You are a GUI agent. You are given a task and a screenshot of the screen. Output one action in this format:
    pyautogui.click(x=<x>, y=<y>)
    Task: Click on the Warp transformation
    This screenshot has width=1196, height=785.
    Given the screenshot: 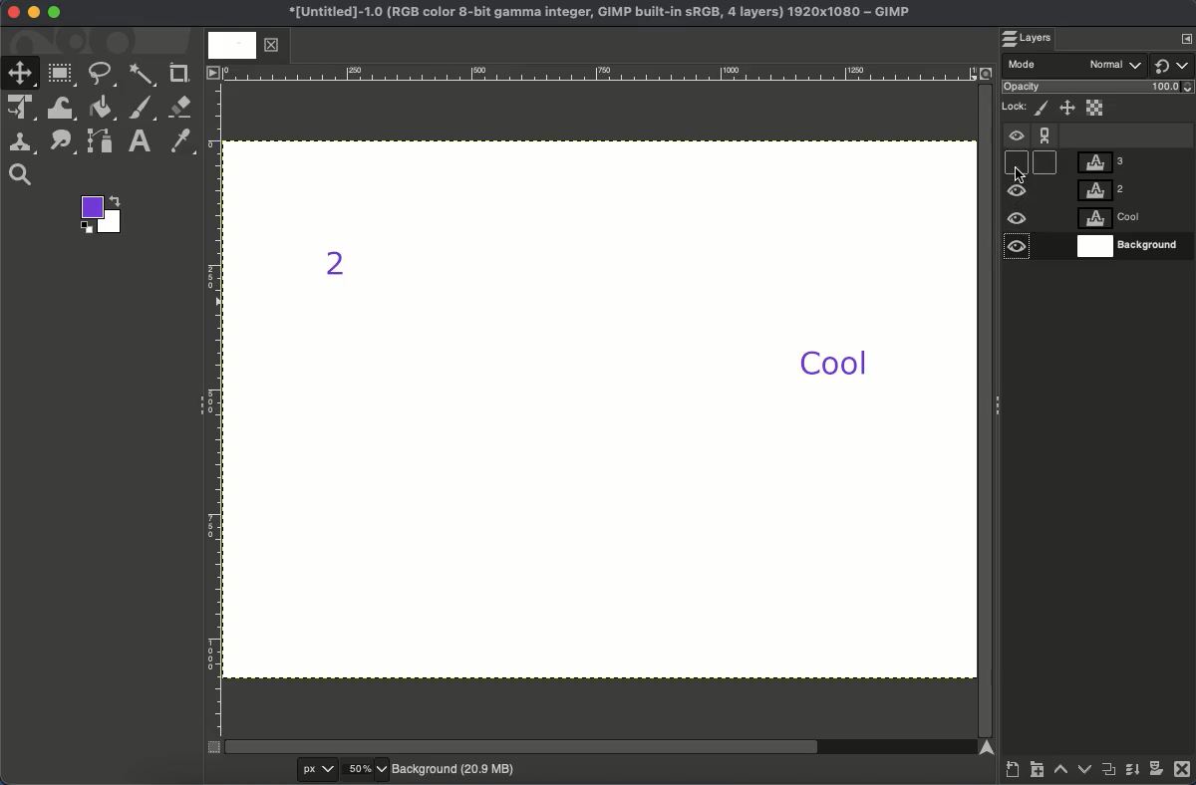 What is the action you would take?
    pyautogui.click(x=63, y=110)
    